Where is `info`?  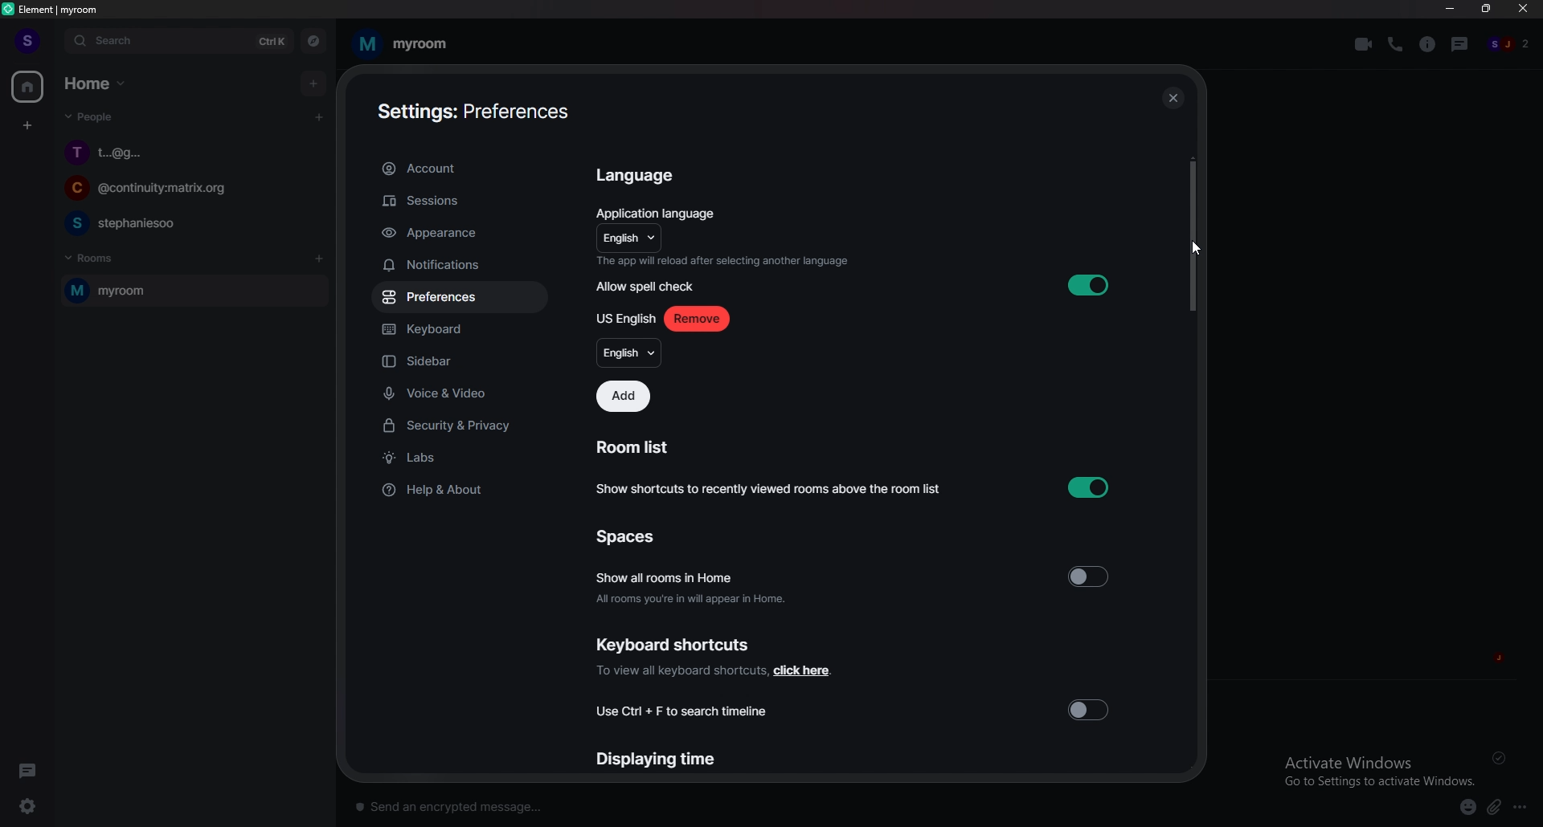 info is located at coordinates (722, 261).